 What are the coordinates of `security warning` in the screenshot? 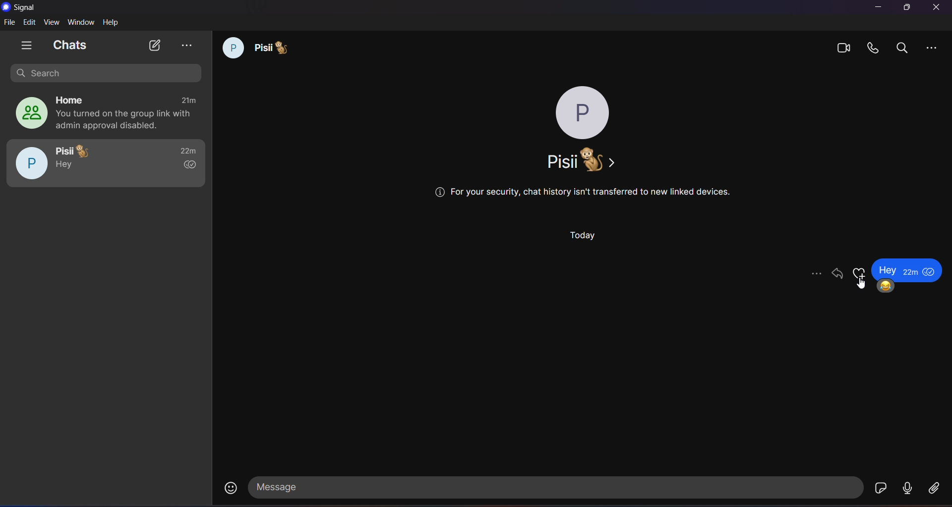 It's located at (581, 195).